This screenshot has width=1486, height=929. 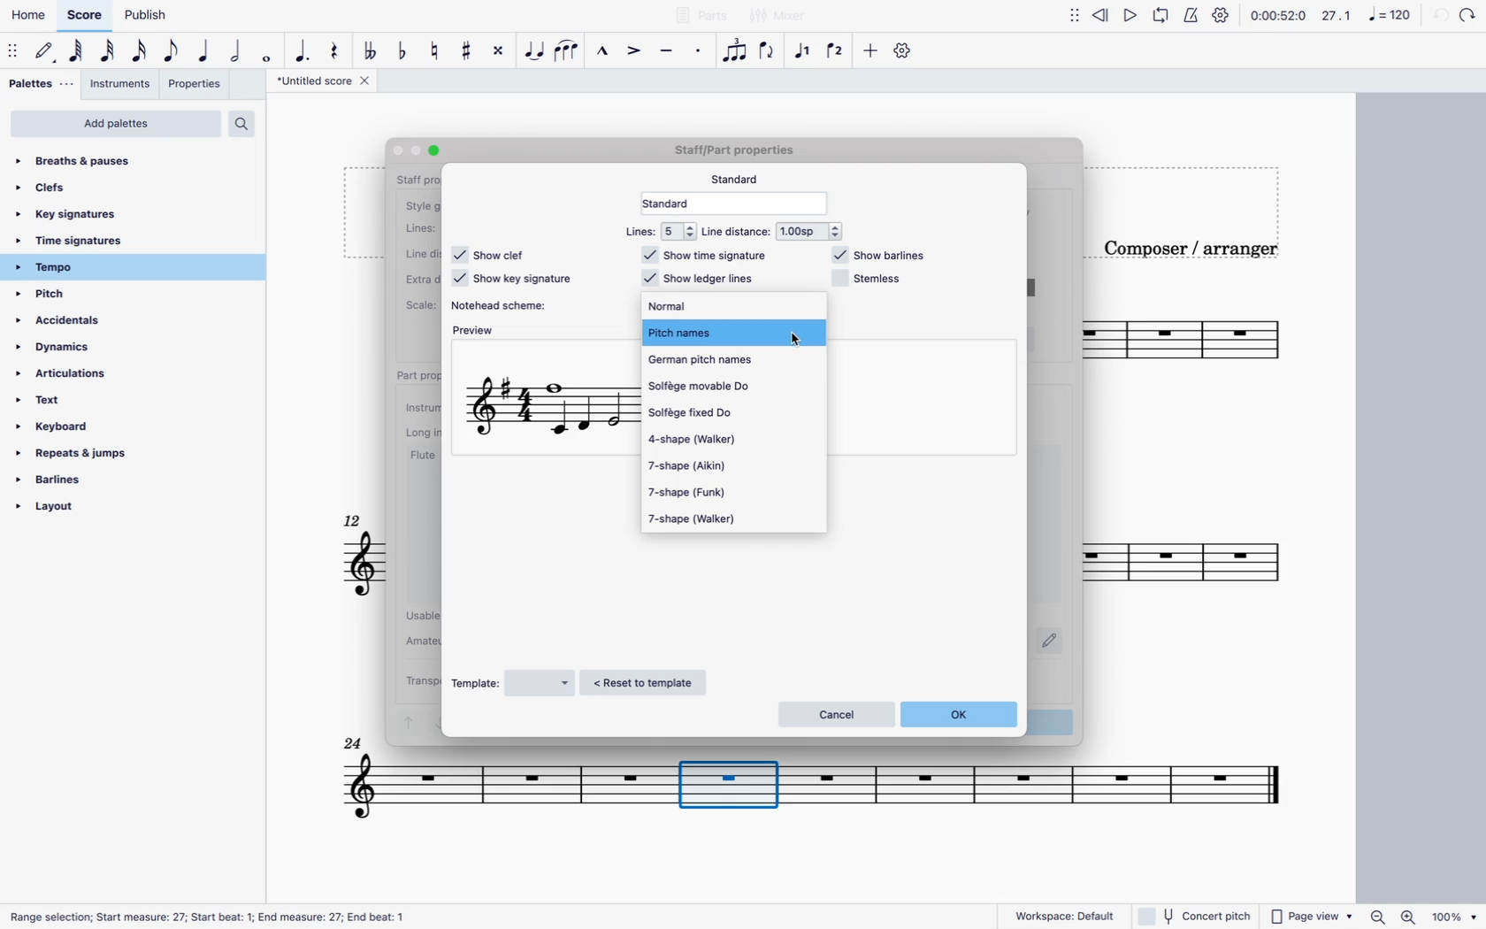 I want to click on , so click(x=416, y=149).